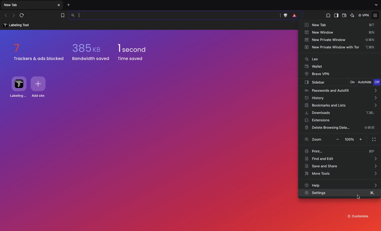 The height and width of the screenshot is (231, 381). I want to click on Leo, so click(311, 59).